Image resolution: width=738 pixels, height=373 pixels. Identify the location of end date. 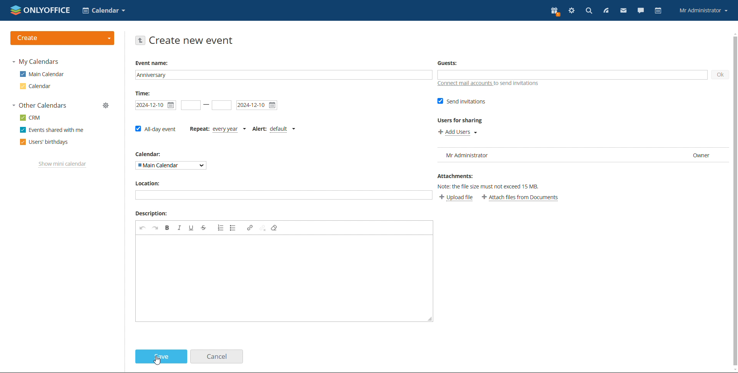
(257, 105).